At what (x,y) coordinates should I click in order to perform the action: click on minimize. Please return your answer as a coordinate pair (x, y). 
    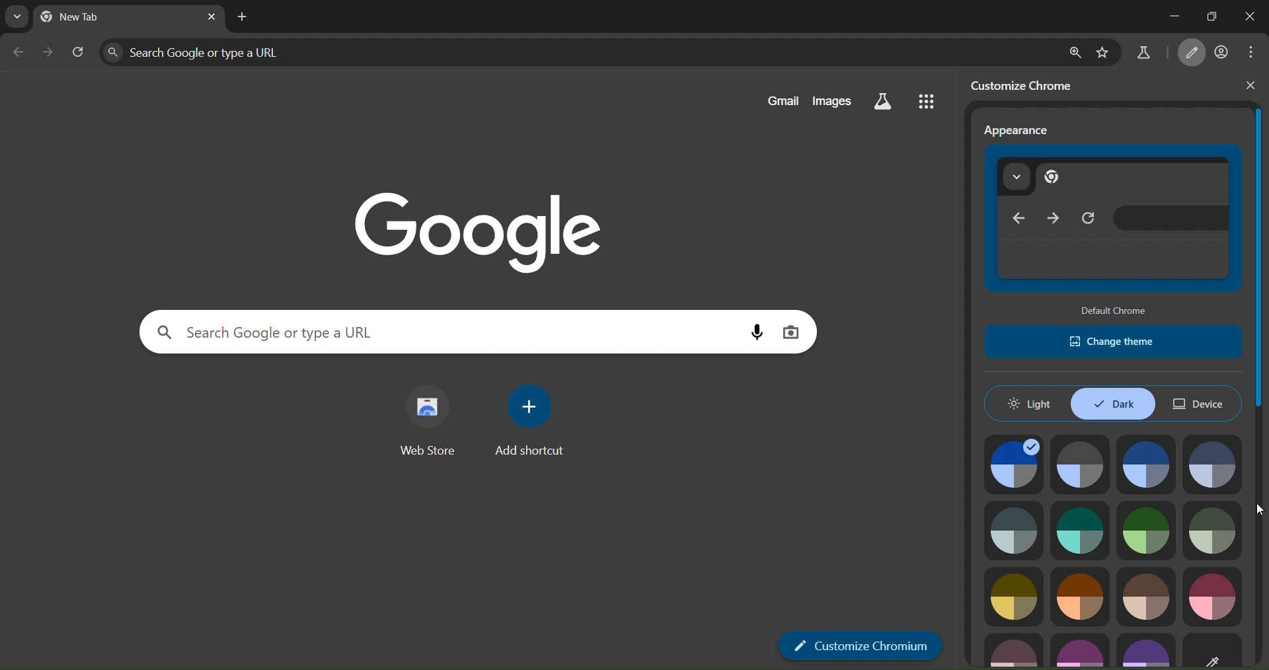
    Looking at the image, I should click on (1167, 15).